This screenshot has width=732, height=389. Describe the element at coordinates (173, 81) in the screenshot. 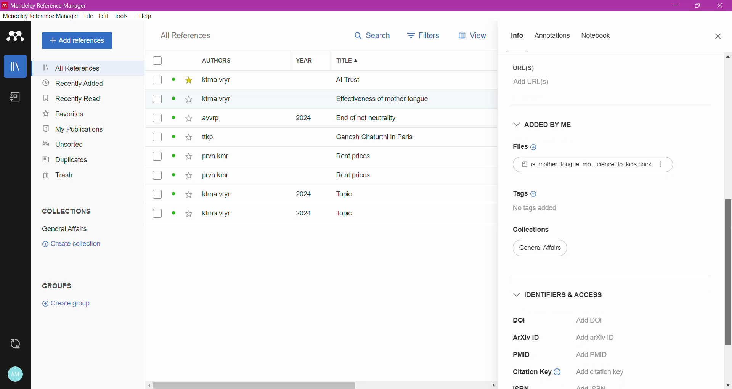

I see `dot ` at that location.